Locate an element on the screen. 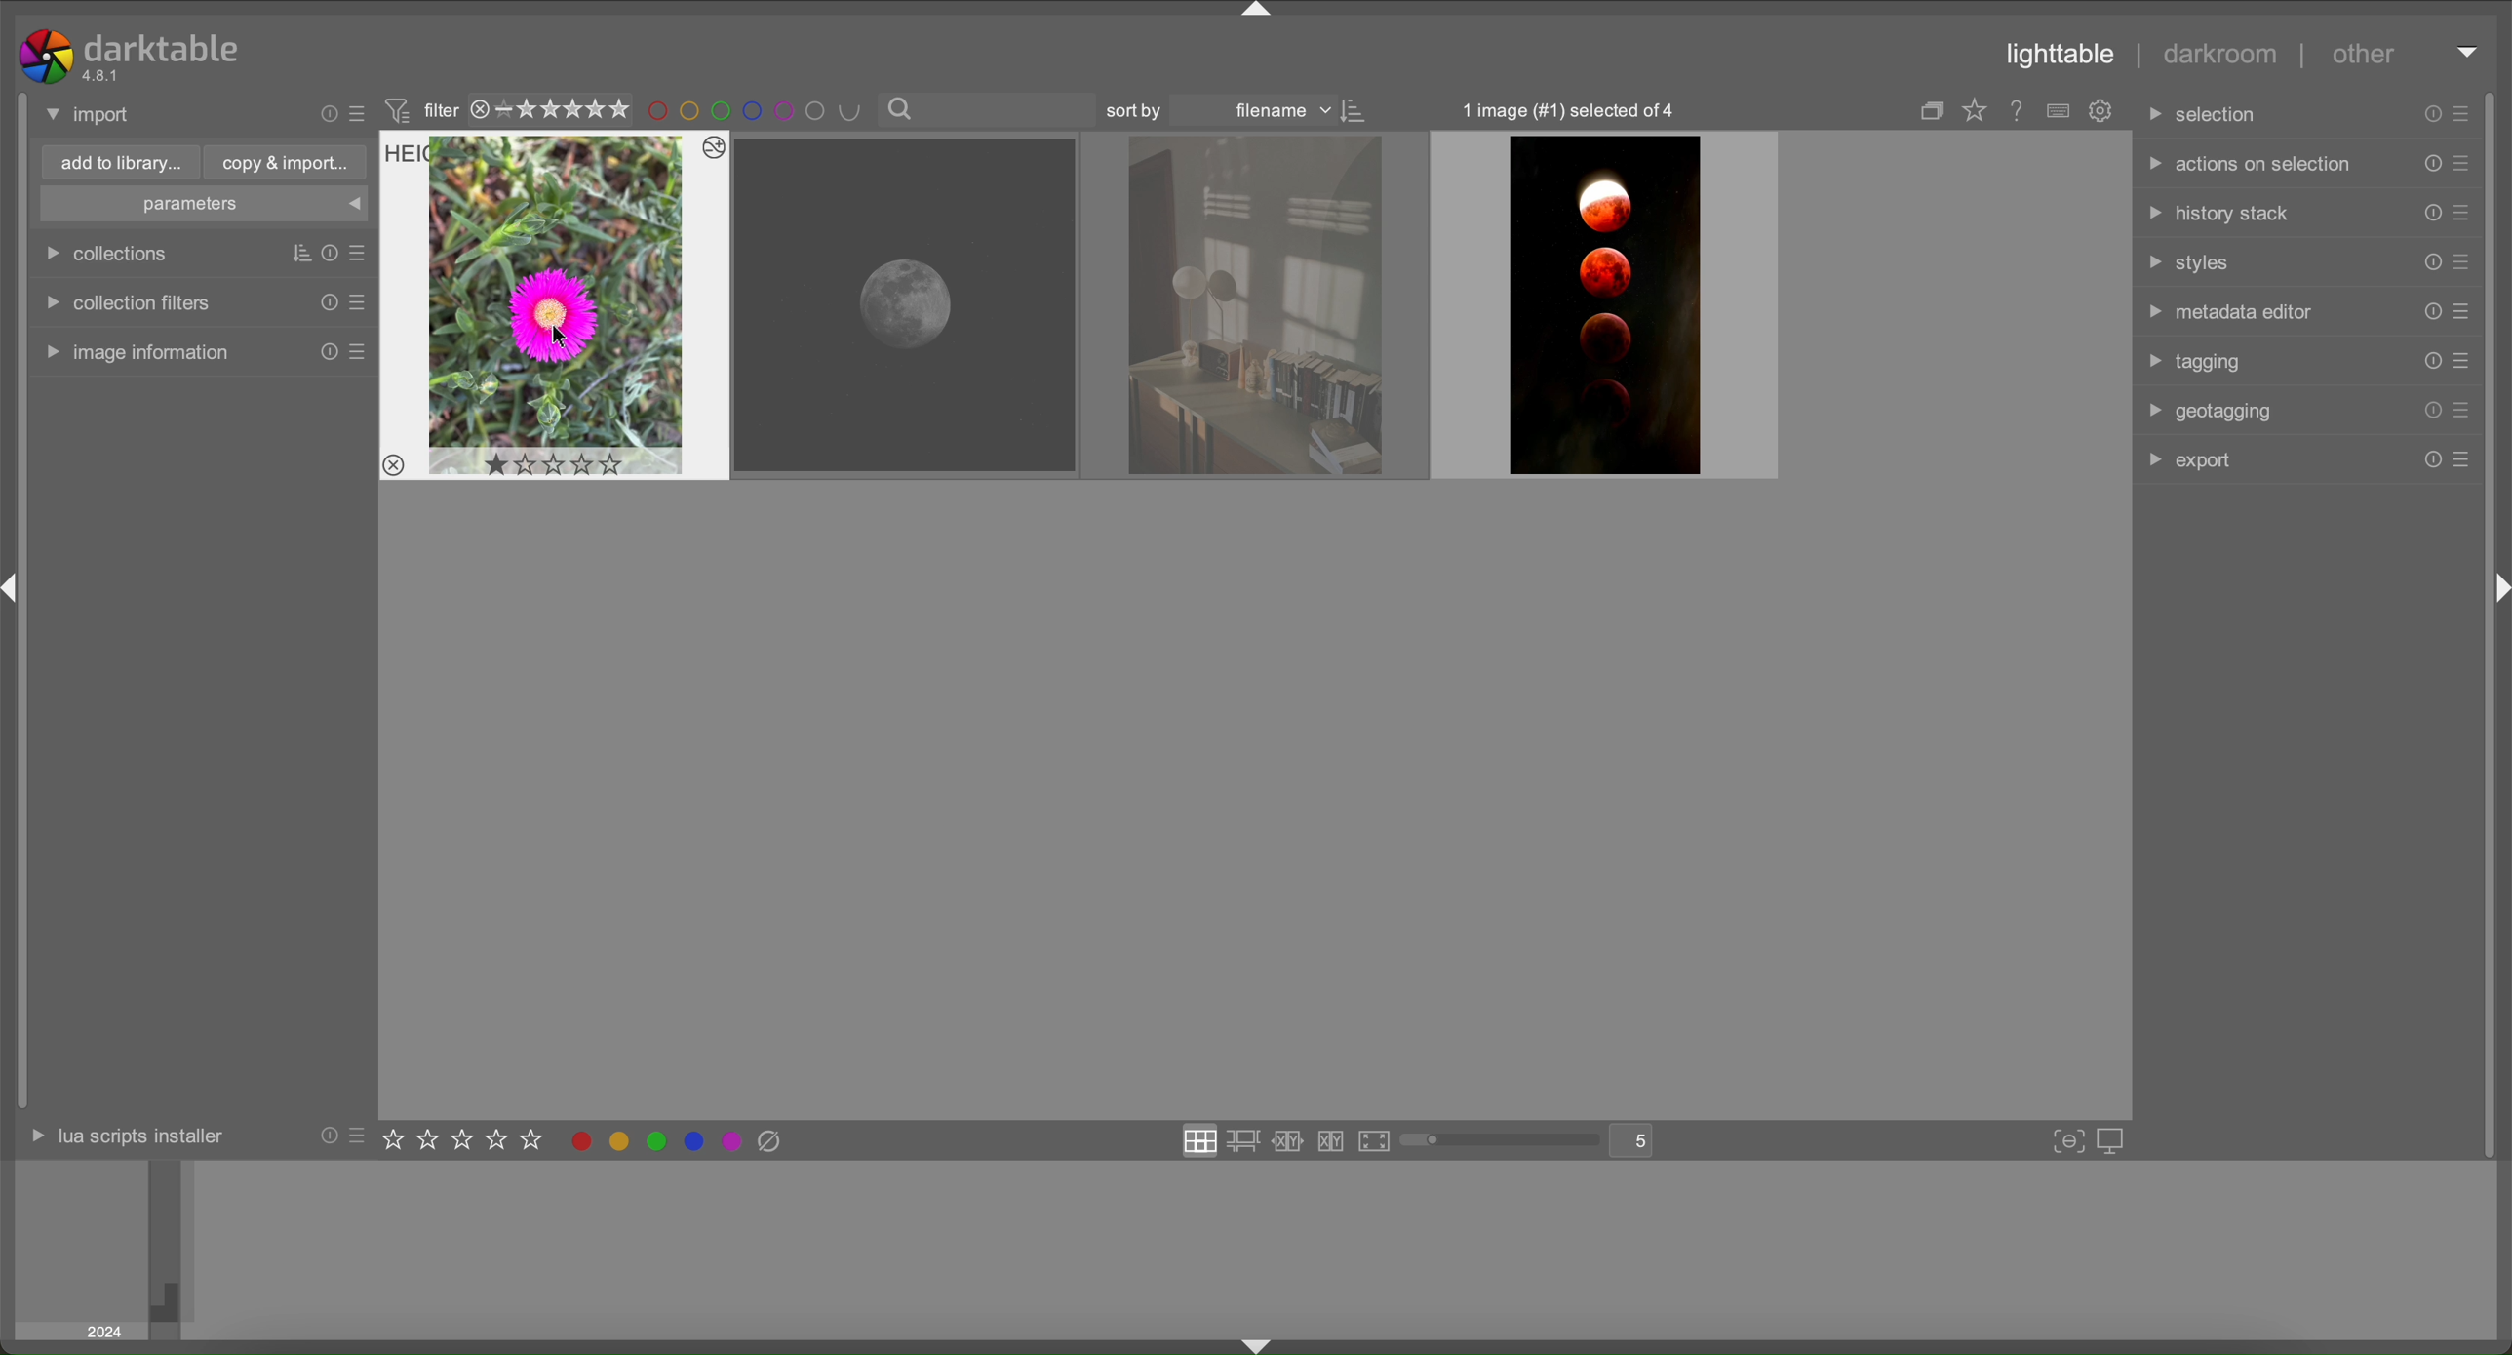 The height and width of the screenshot is (1355, 2512). export tab is located at coordinates (2188, 463).